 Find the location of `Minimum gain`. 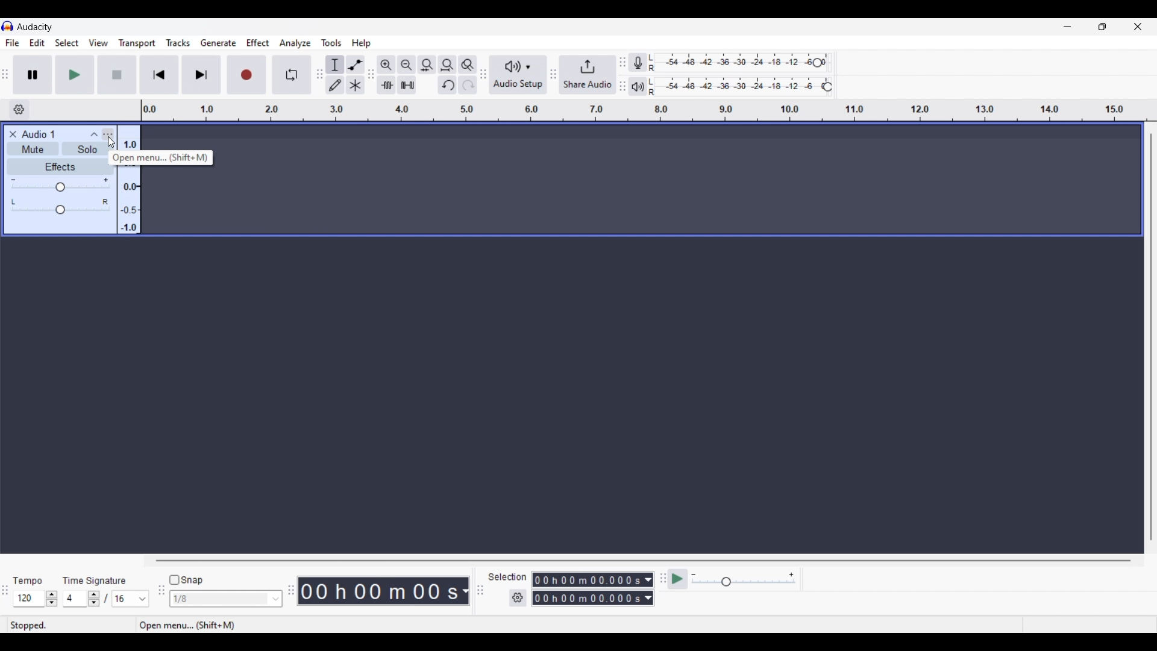

Minimum gain is located at coordinates (15, 178).